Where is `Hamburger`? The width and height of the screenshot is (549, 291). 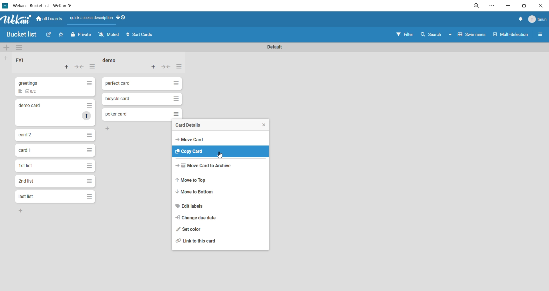
Hamburger is located at coordinates (90, 134).